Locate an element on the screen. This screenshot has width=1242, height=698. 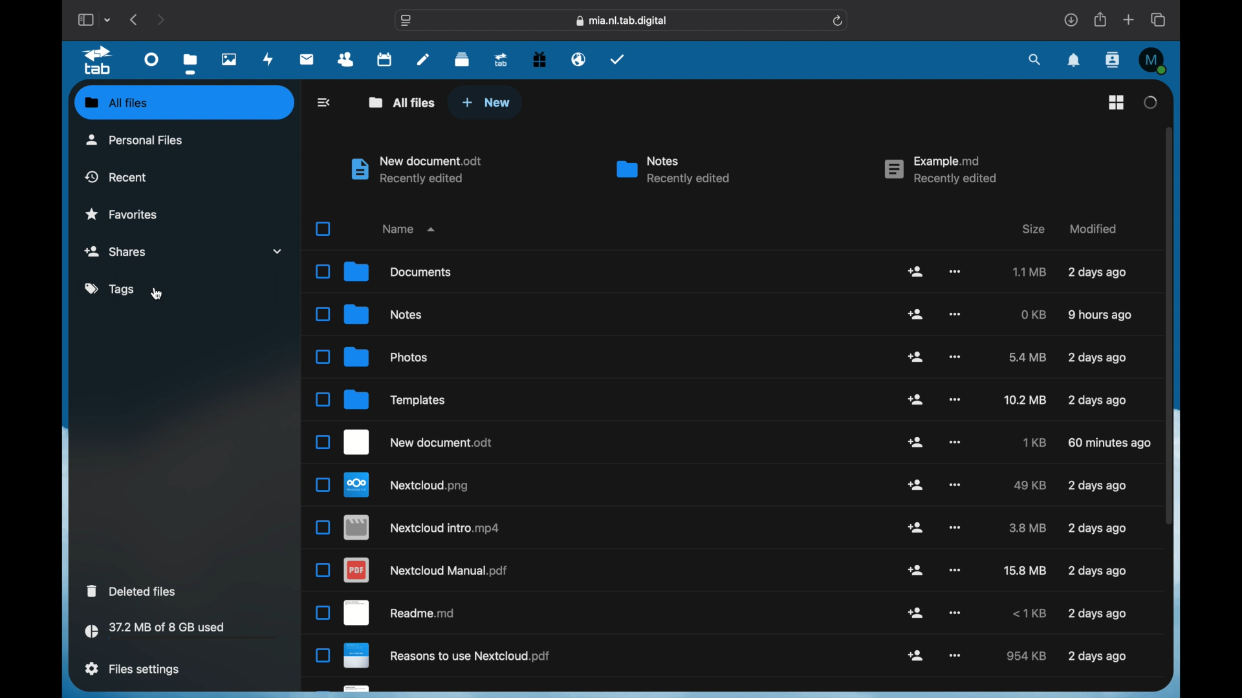
tab group picker is located at coordinates (107, 19).